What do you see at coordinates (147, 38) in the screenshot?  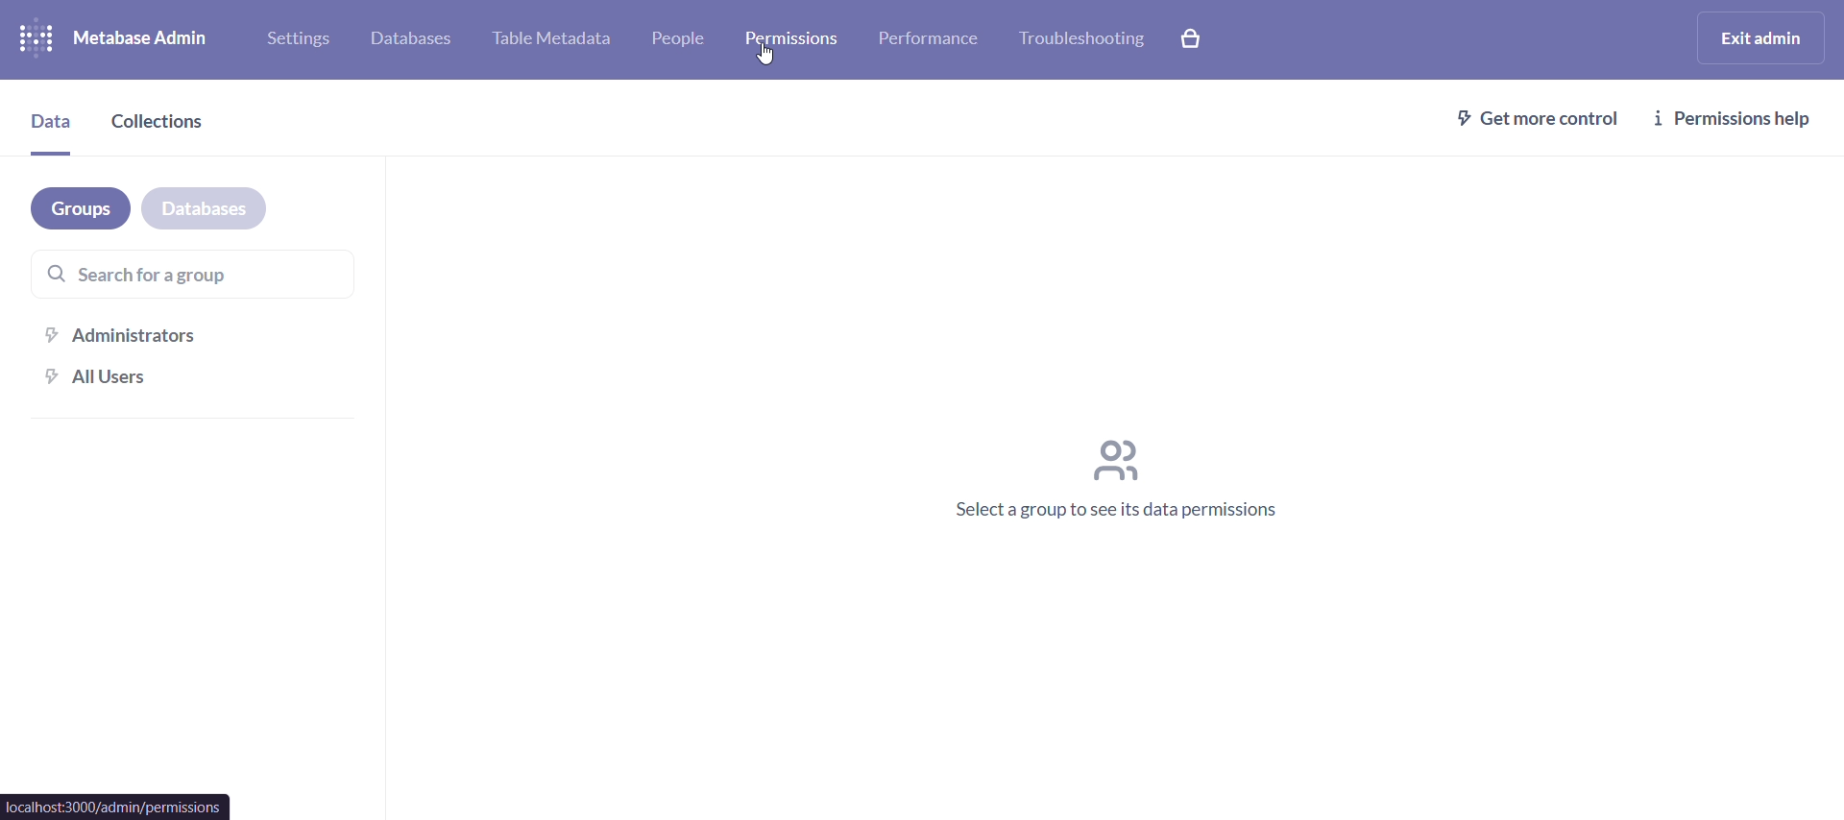 I see `metabase admin` at bounding box center [147, 38].